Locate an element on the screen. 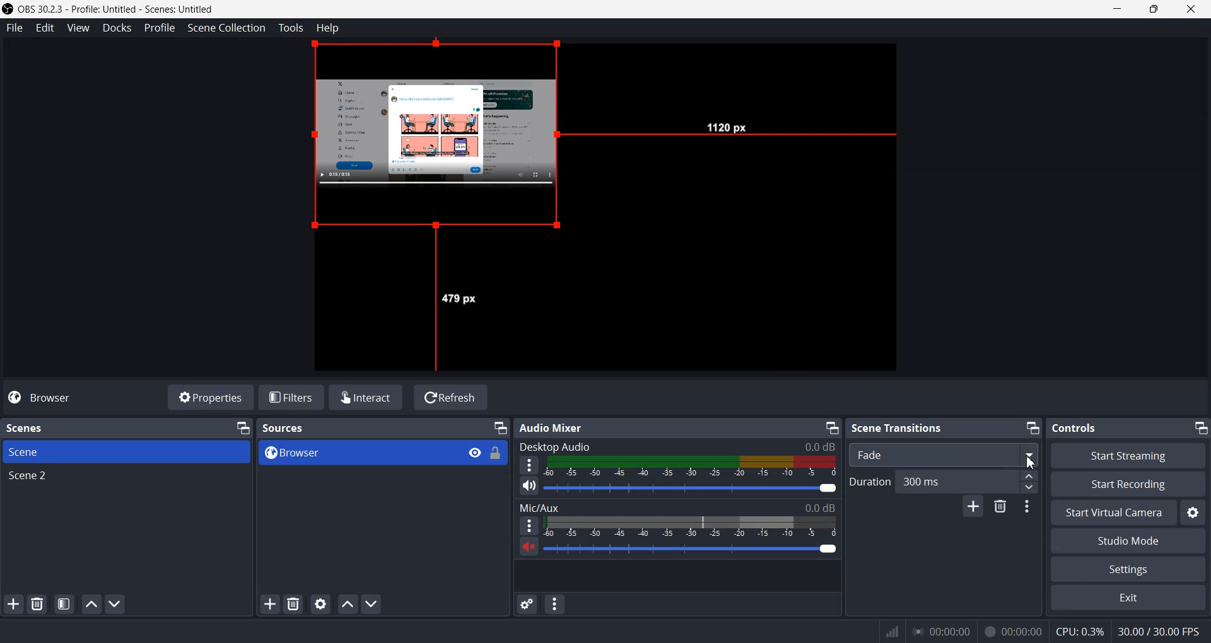 The image size is (1211, 643). Minimize is located at coordinates (501, 427).